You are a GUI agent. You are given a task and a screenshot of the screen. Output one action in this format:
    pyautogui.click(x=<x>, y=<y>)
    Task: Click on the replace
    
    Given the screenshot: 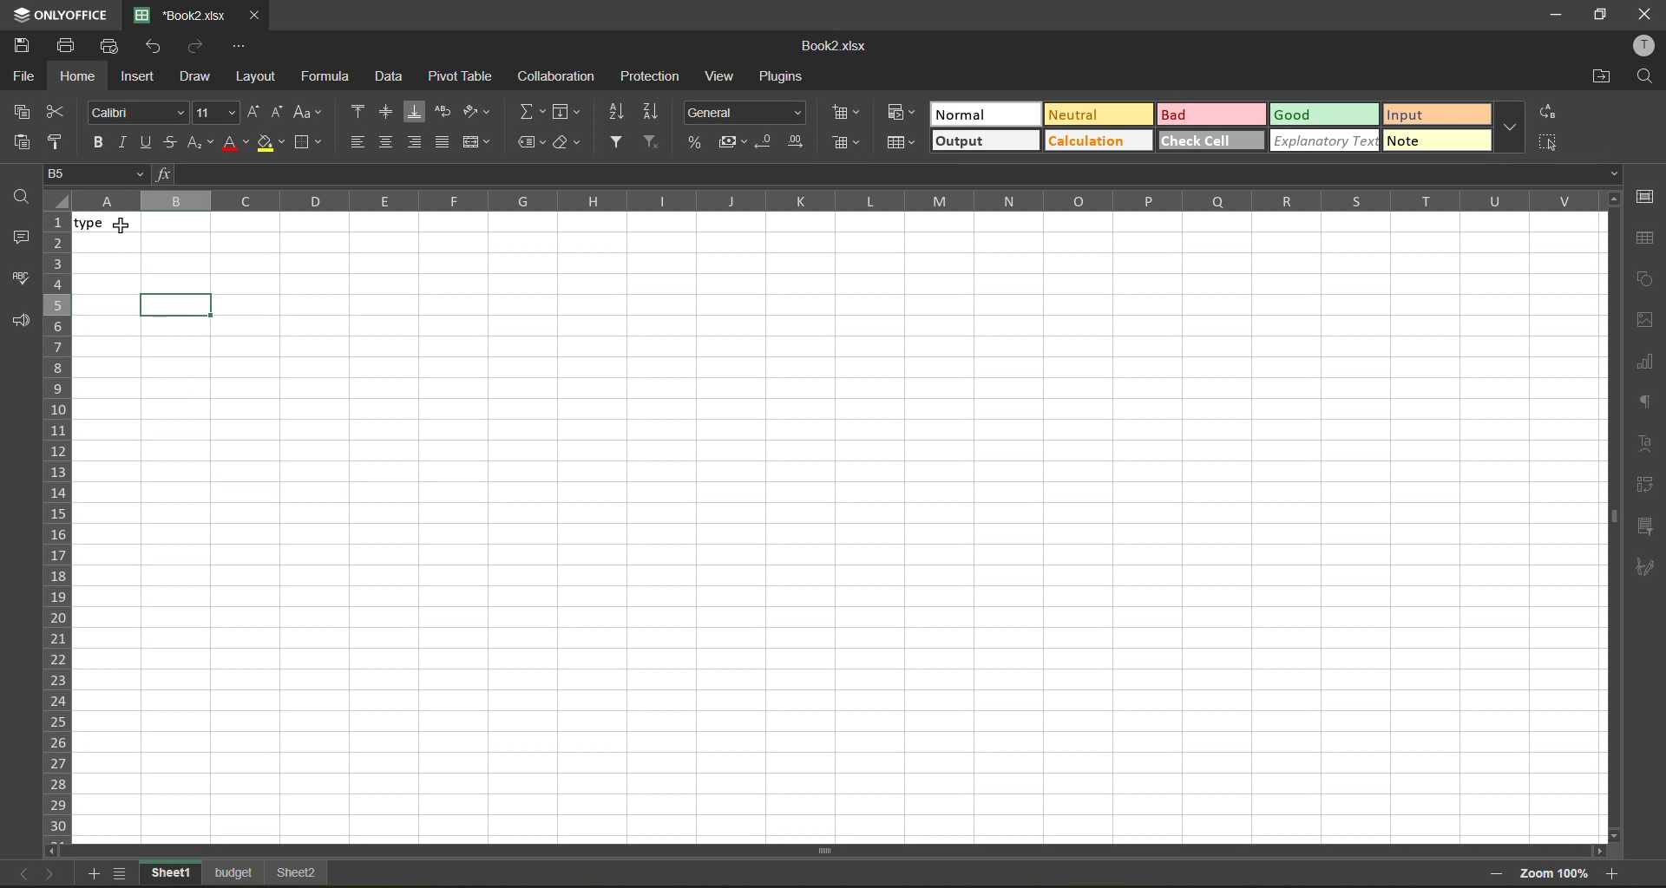 What is the action you would take?
    pyautogui.click(x=1546, y=113)
    